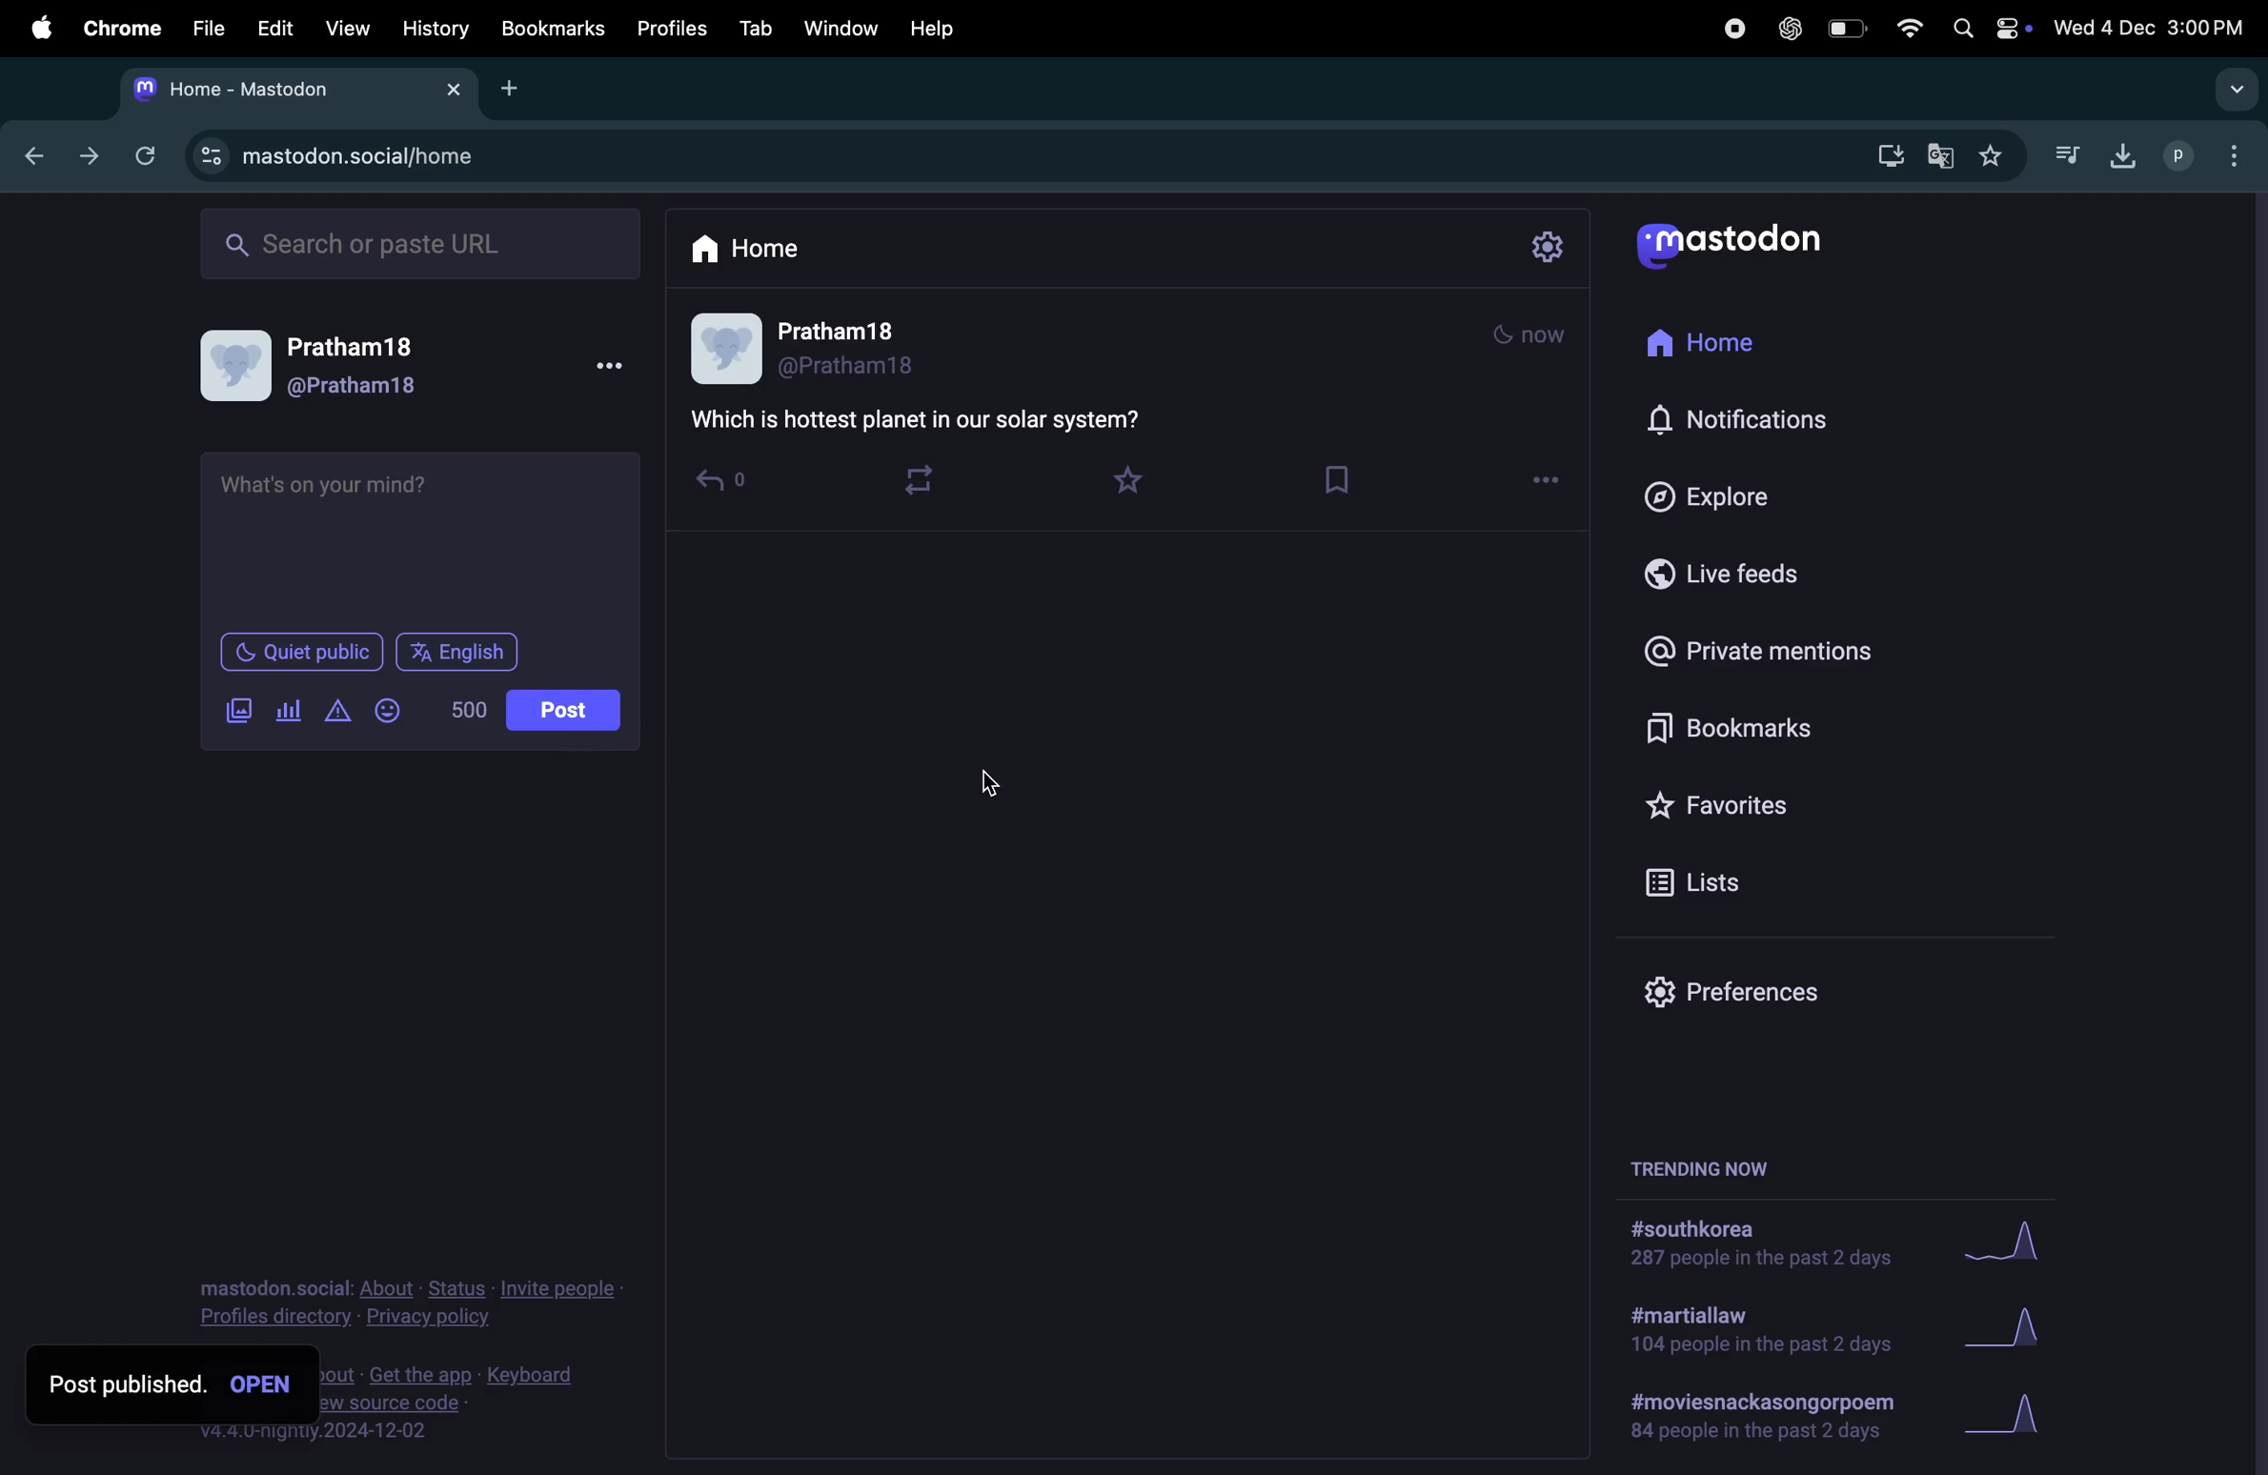 The width and height of the screenshot is (2268, 1475). What do you see at coordinates (953, 422) in the screenshot?
I see `quiz question` at bounding box center [953, 422].